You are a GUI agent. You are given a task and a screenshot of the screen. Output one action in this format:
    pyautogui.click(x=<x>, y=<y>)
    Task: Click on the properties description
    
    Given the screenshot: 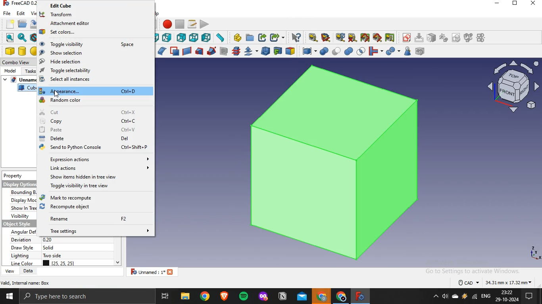 What is the action you would take?
    pyautogui.click(x=20, y=218)
    